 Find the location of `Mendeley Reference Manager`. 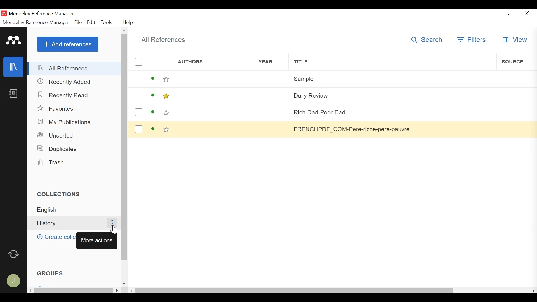

Mendeley Reference Manager is located at coordinates (42, 14).